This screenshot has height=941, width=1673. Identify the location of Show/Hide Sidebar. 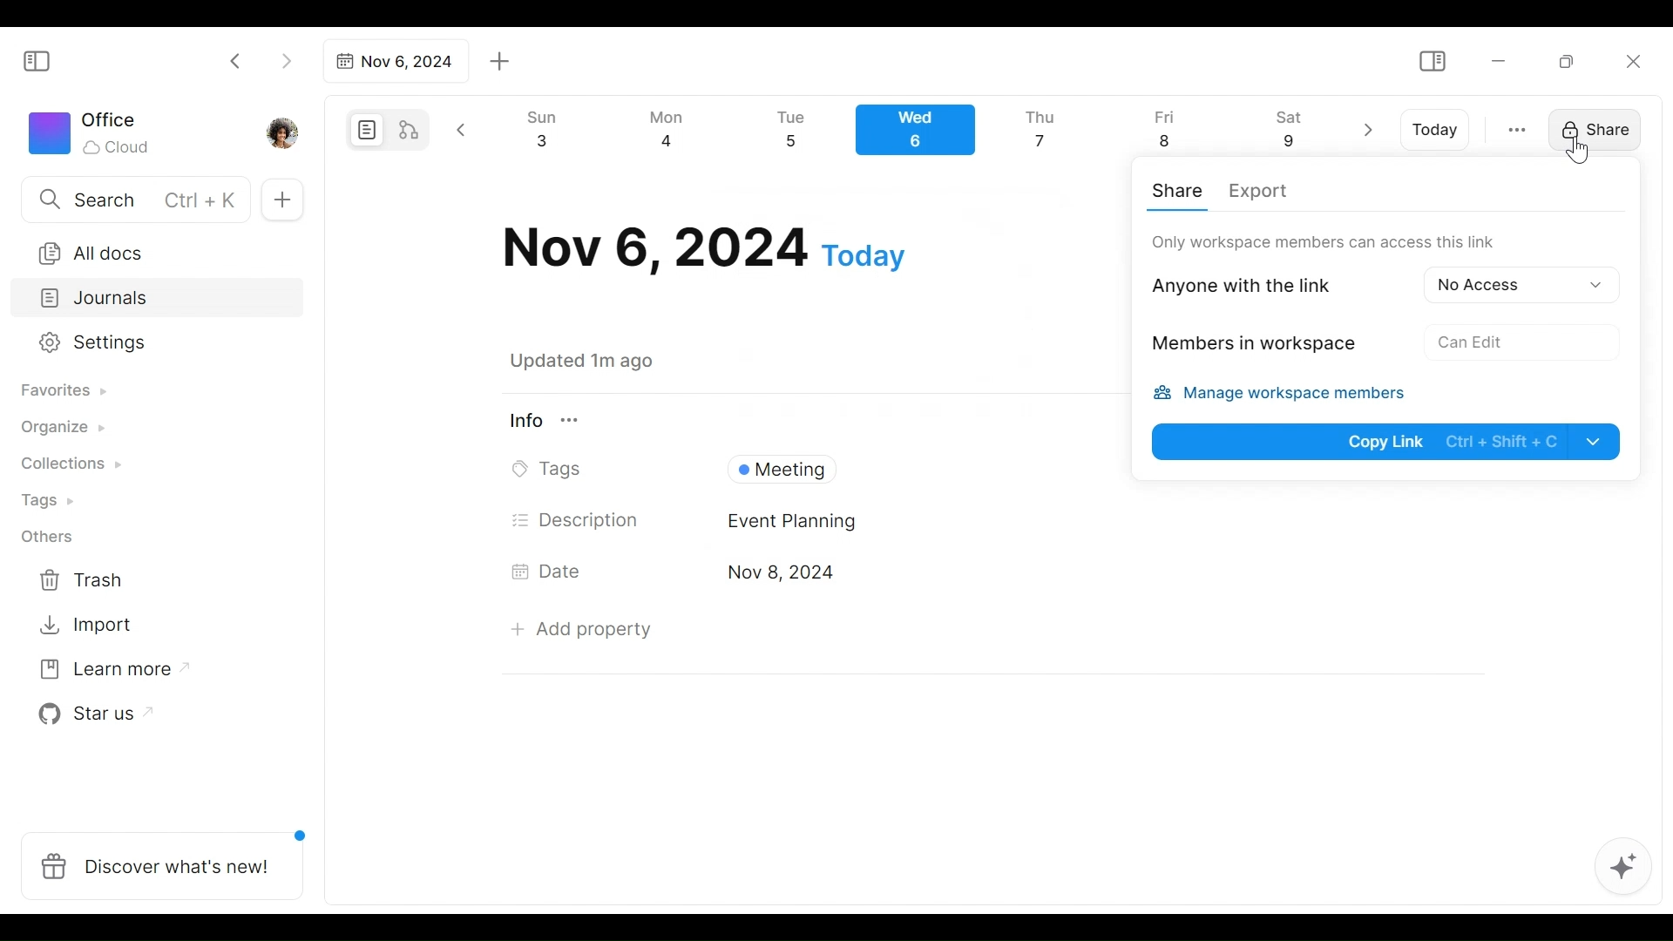
(1432, 62).